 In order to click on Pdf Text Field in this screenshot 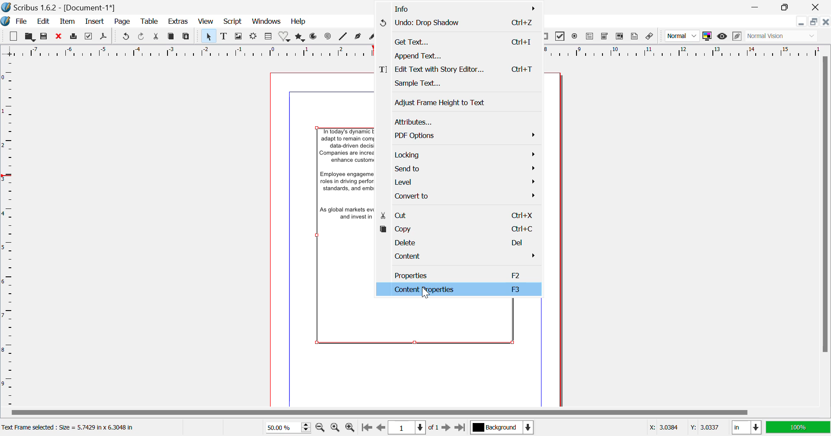, I will do `click(592, 36)`.